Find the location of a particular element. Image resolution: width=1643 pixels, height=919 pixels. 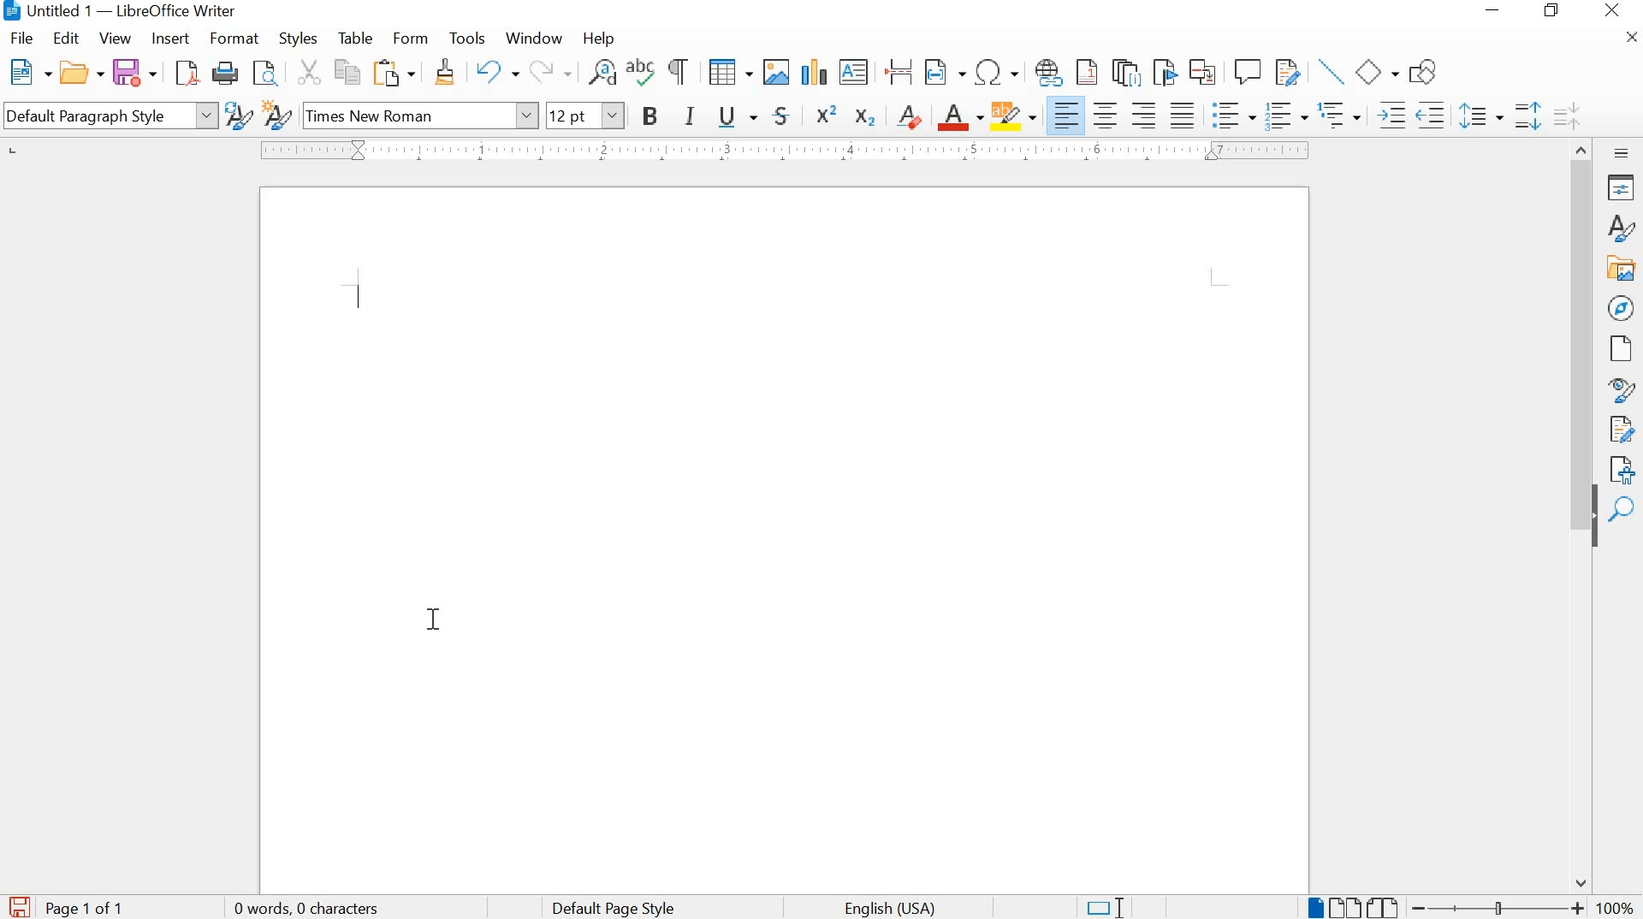

INCREASE PARAGRAPH SPACING is located at coordinates (1528, 114).